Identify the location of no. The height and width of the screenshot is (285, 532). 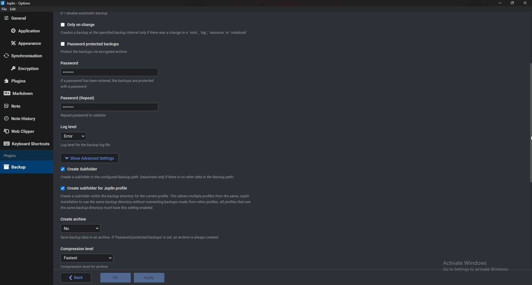
(81, 228).